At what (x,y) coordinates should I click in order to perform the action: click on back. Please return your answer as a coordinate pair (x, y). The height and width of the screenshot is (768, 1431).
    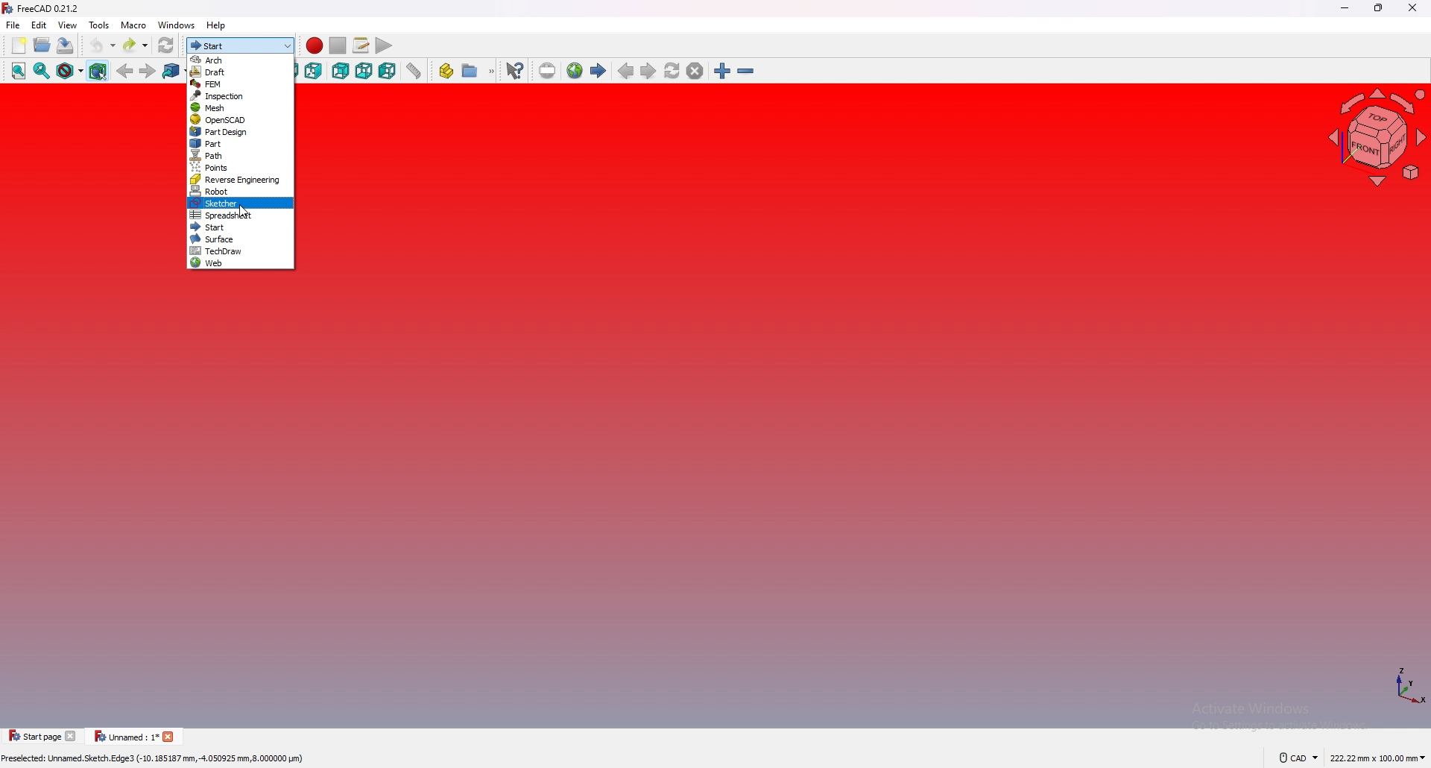
    Looking at the image, I should click on (125, 70).